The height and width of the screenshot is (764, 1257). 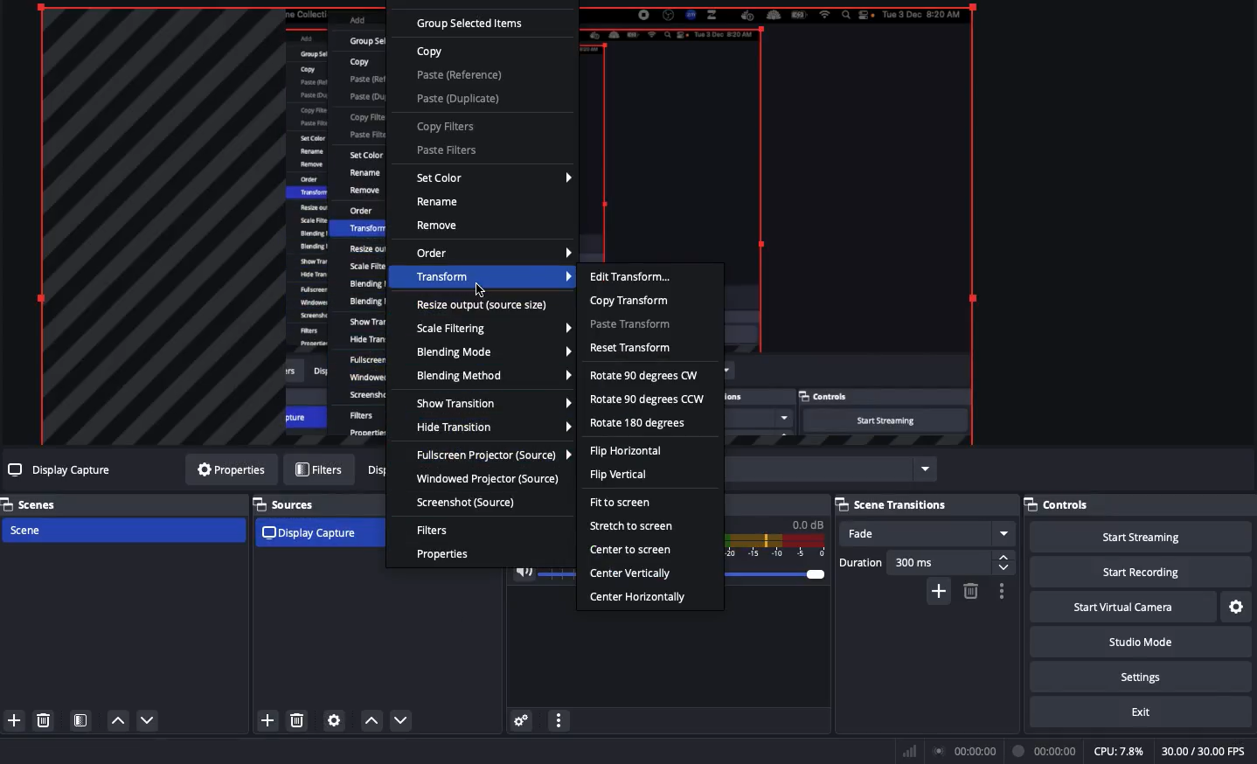 What do you see at coordinates (372, 721) in the screenshot?
I see `move up` at bounding box center [372, 721].